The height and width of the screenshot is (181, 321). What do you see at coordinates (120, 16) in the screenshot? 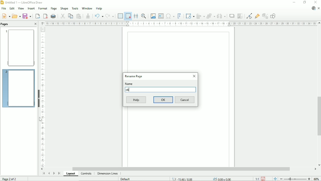
I see `Display grid` at bounding box center [120, 16].